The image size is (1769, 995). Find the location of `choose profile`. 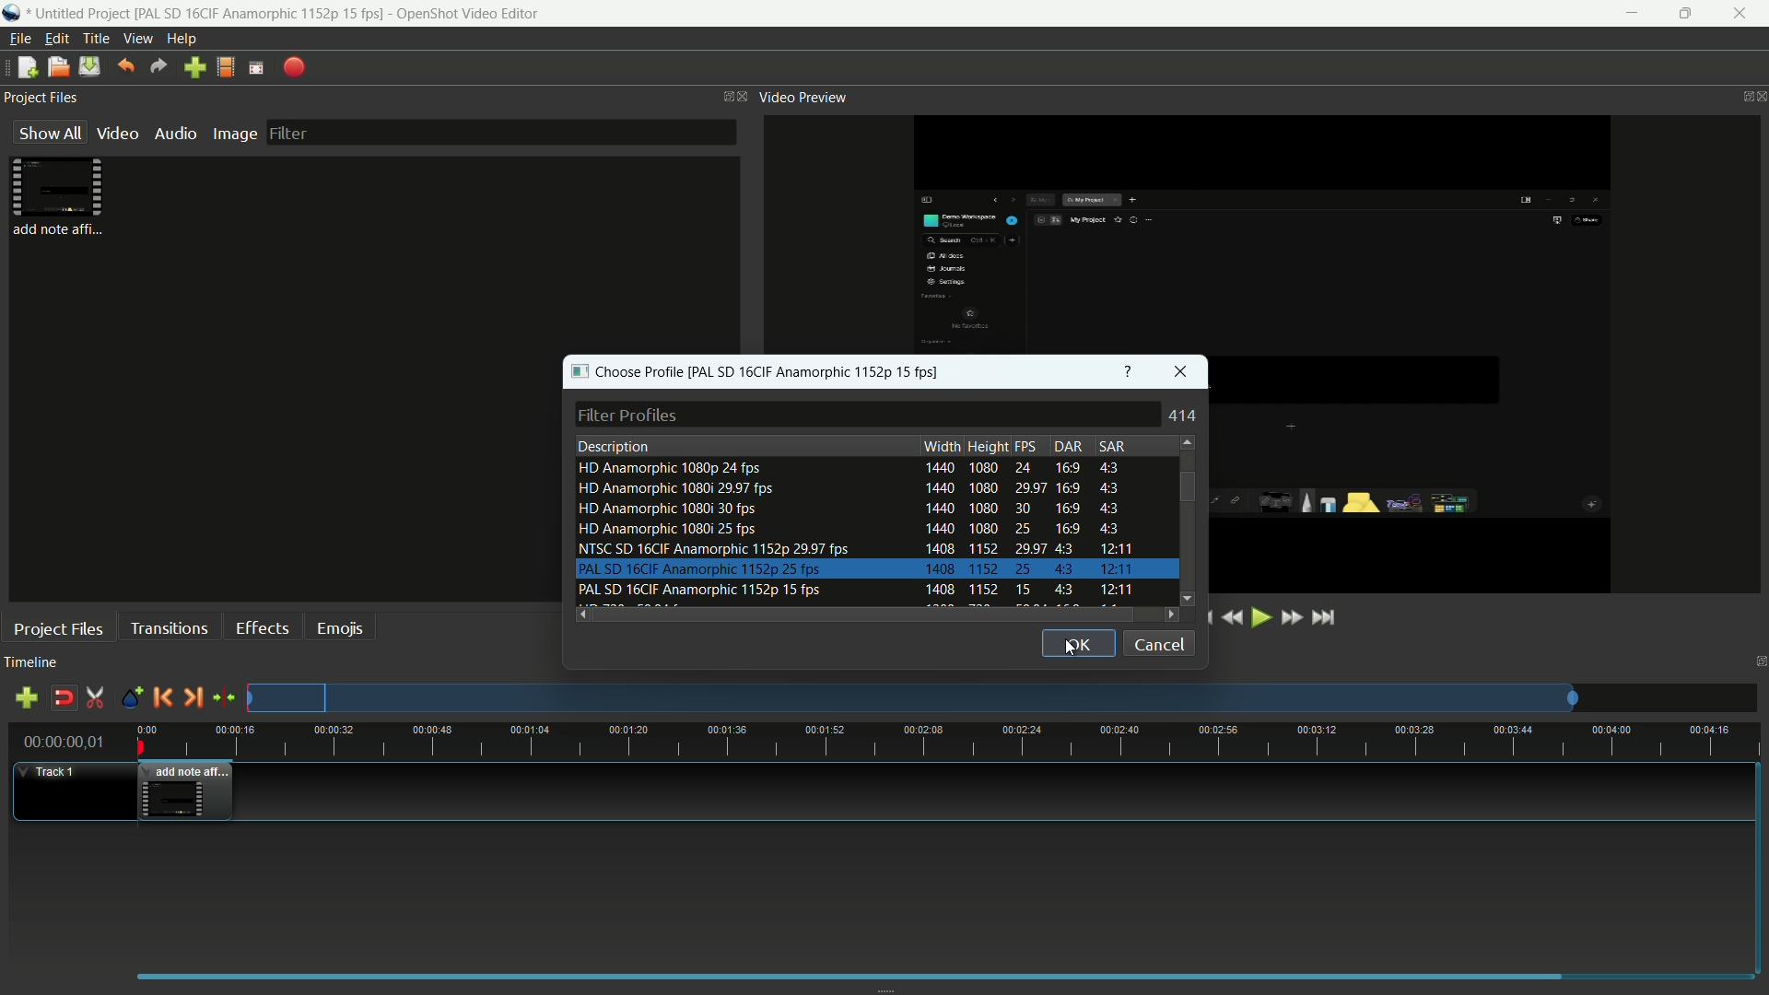

choose profile is located at coordinates (624, 371).